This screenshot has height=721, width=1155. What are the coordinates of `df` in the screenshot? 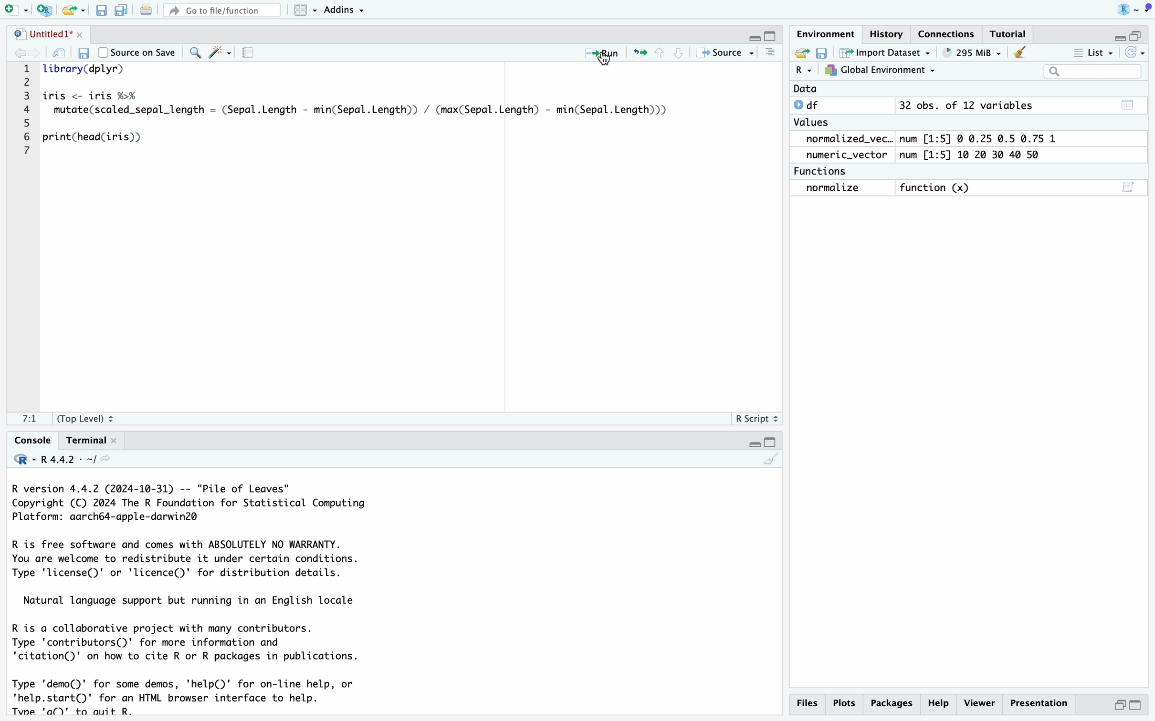 It's located at (810, 104).